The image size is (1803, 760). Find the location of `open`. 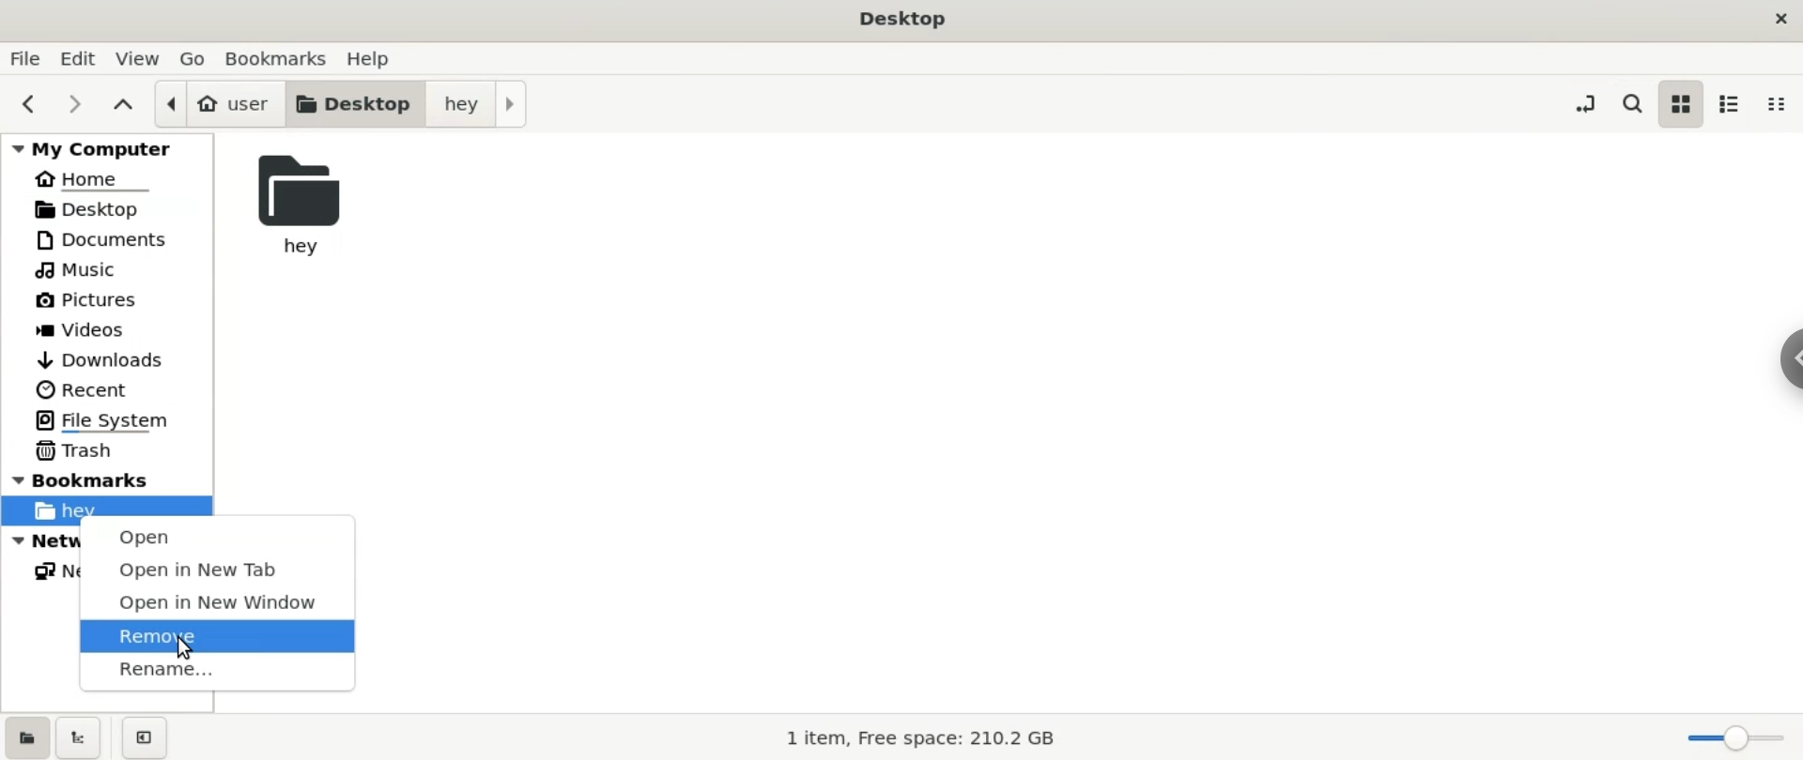

open is located at coordinates (223, 535).